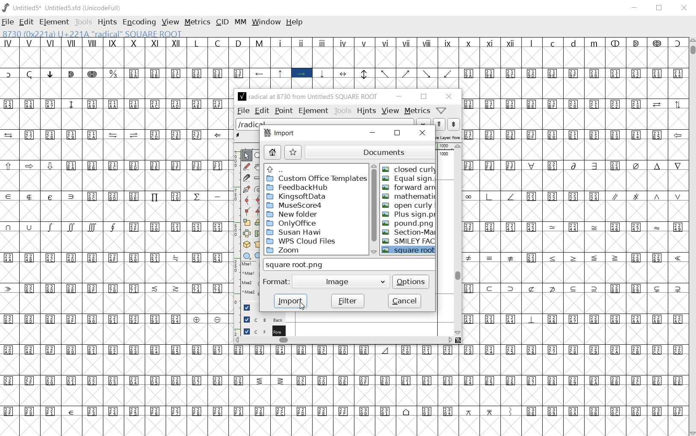 This screenshot has width=696, height=436. I want to click on METRICS, so click(196, 23).